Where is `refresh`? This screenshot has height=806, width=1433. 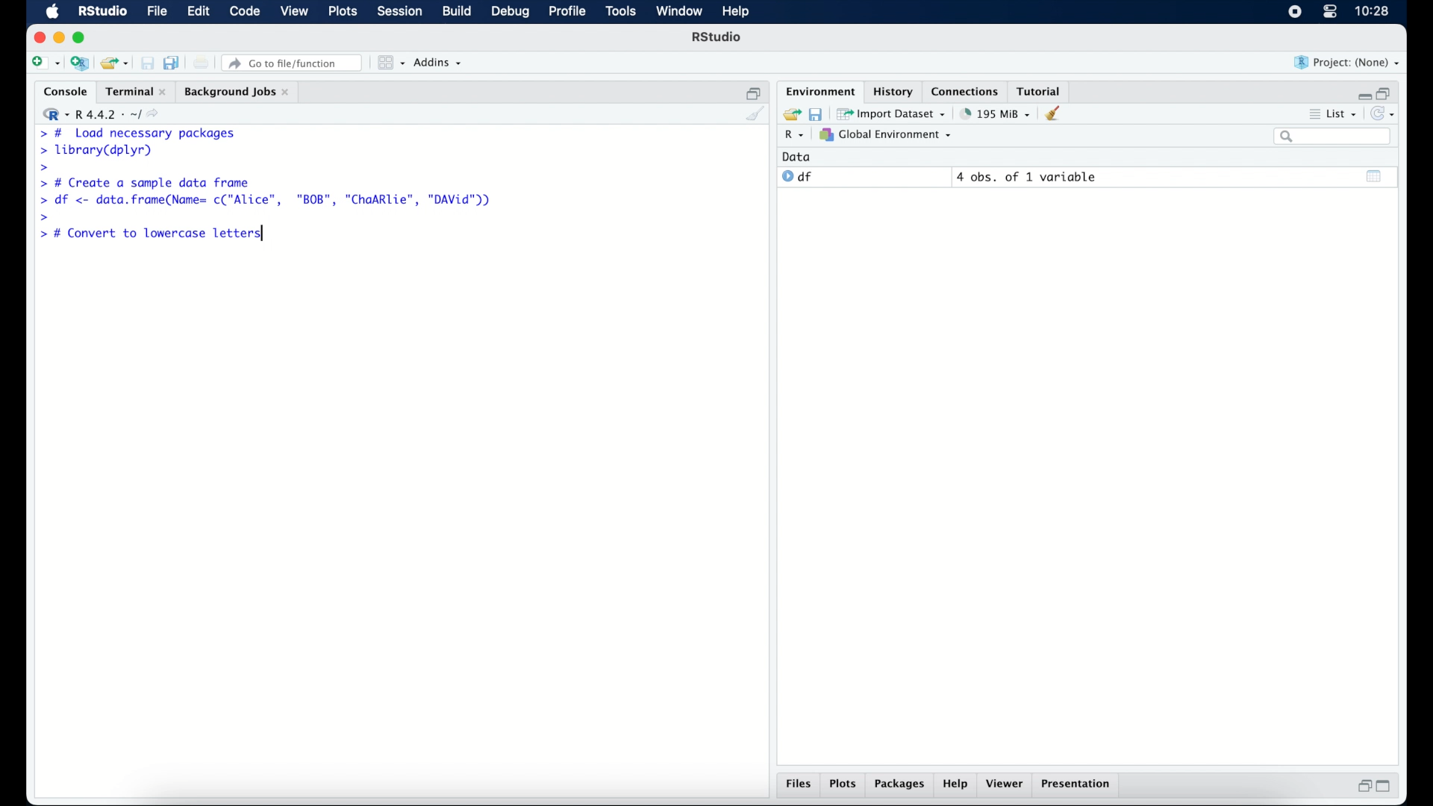 refresh is located at coordinates (1385, 115).